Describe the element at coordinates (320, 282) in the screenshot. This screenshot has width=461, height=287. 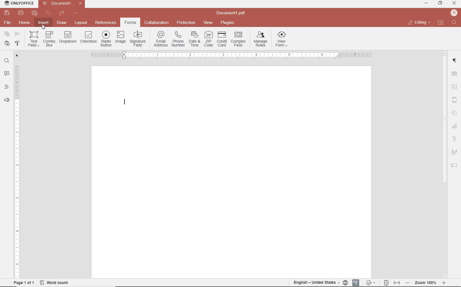
I see `set document language` at that location.